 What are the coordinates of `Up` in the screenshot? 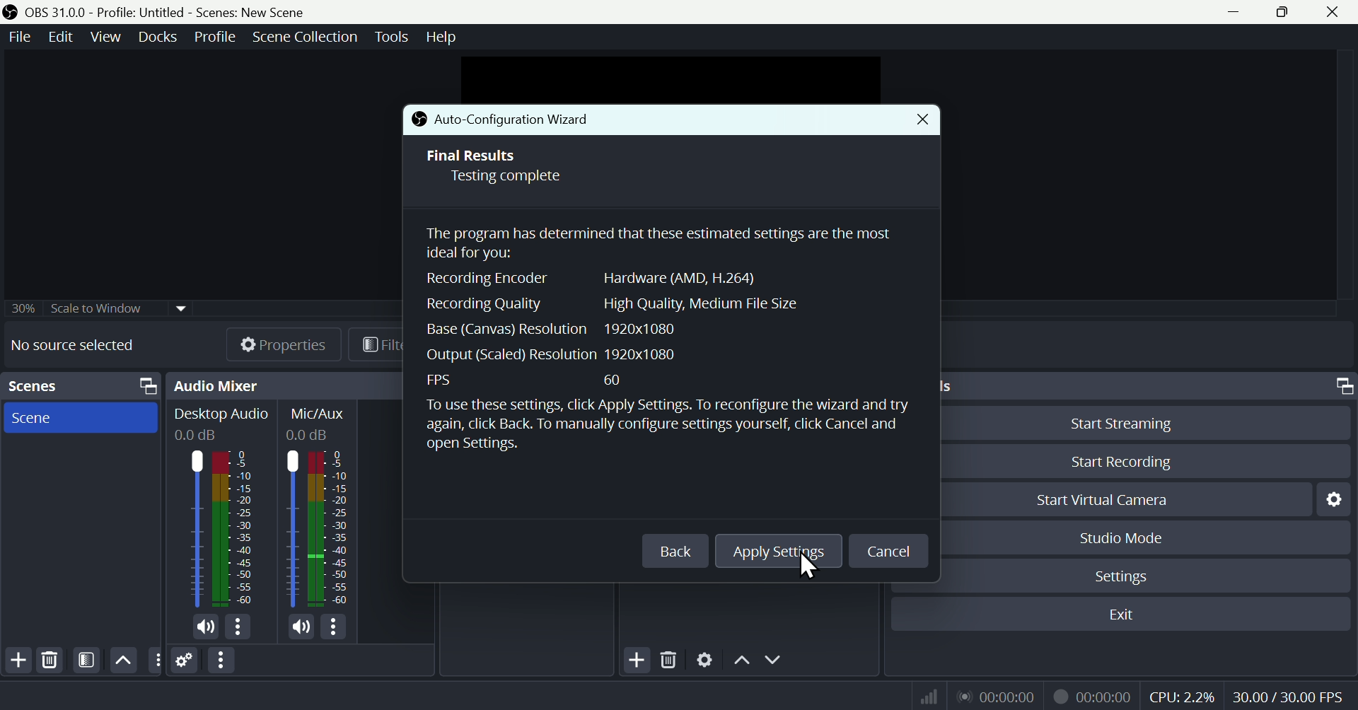 It's located at (123, 660).